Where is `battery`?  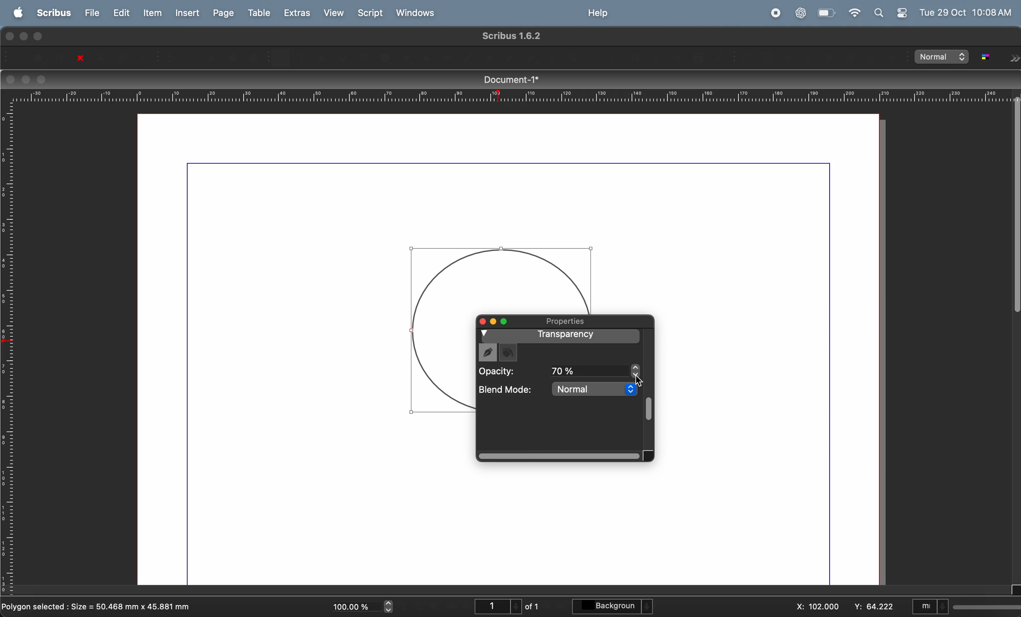
battery is located at coordinates (826, 12).